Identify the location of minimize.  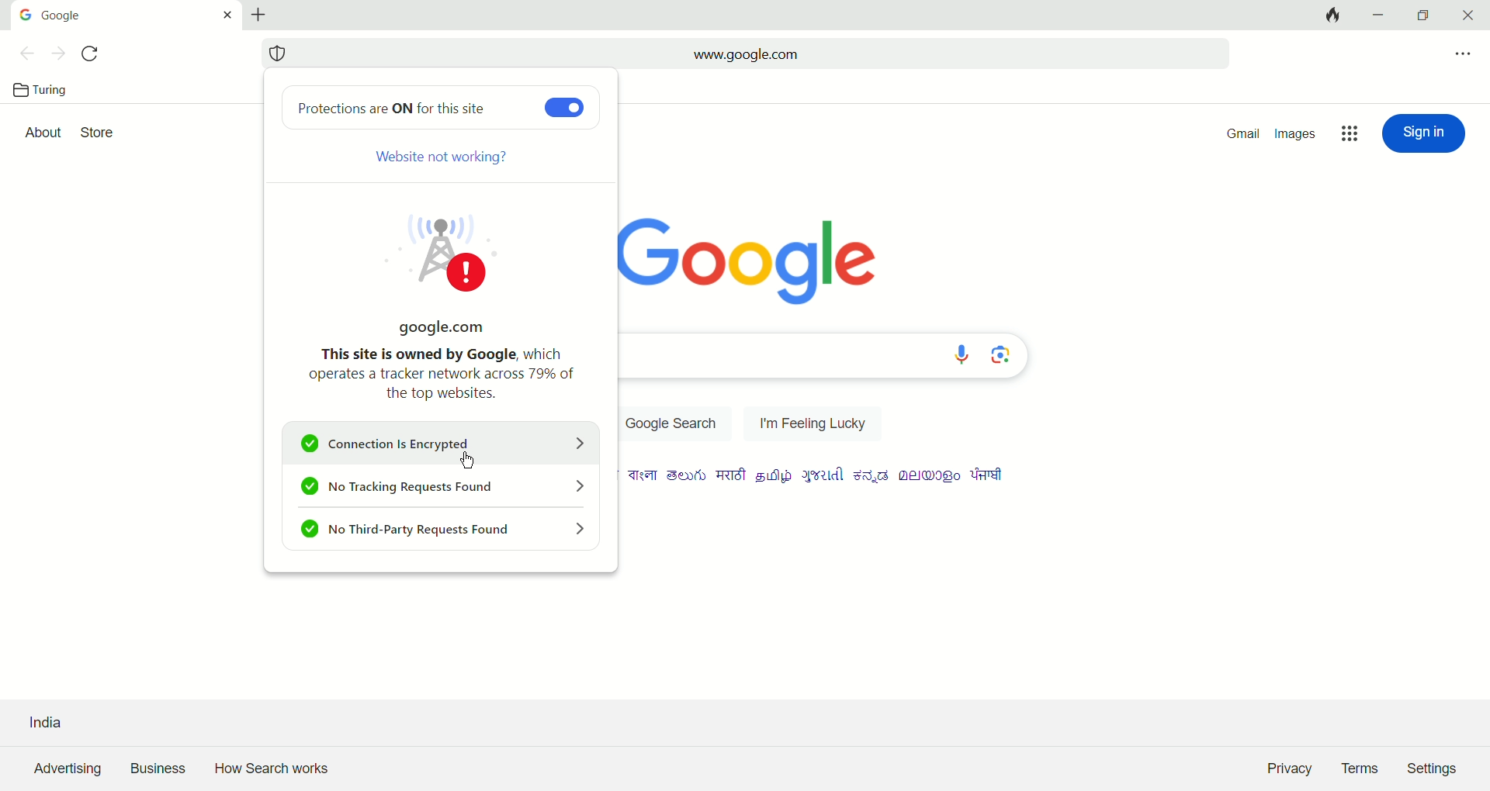
(1377, 16).